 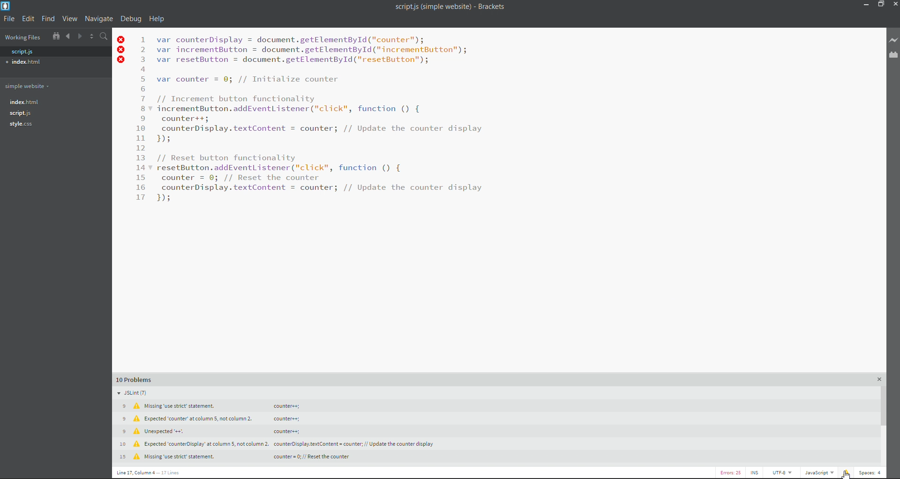 I want to click on help, so click(x=158, y=18).